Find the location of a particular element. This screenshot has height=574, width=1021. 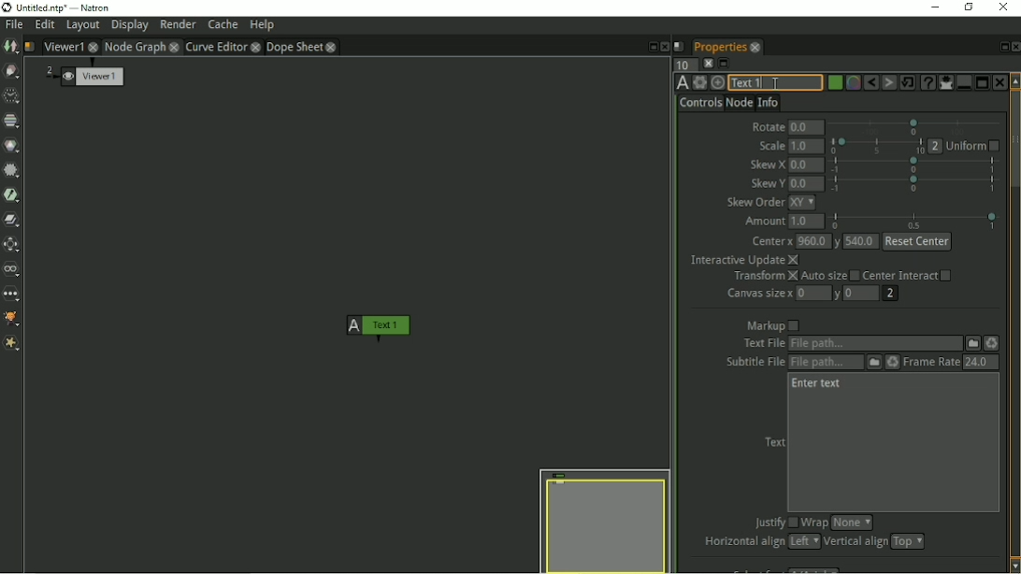

Vertical align is located at coordinates (855, 542).